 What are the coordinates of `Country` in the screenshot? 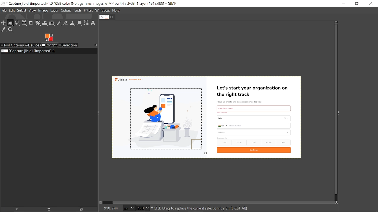 It's located at (253, 119).